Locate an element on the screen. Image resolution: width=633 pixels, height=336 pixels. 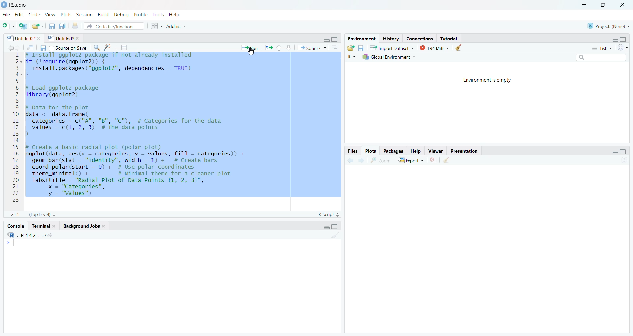
Cursor is located at coordinates (251, 53).